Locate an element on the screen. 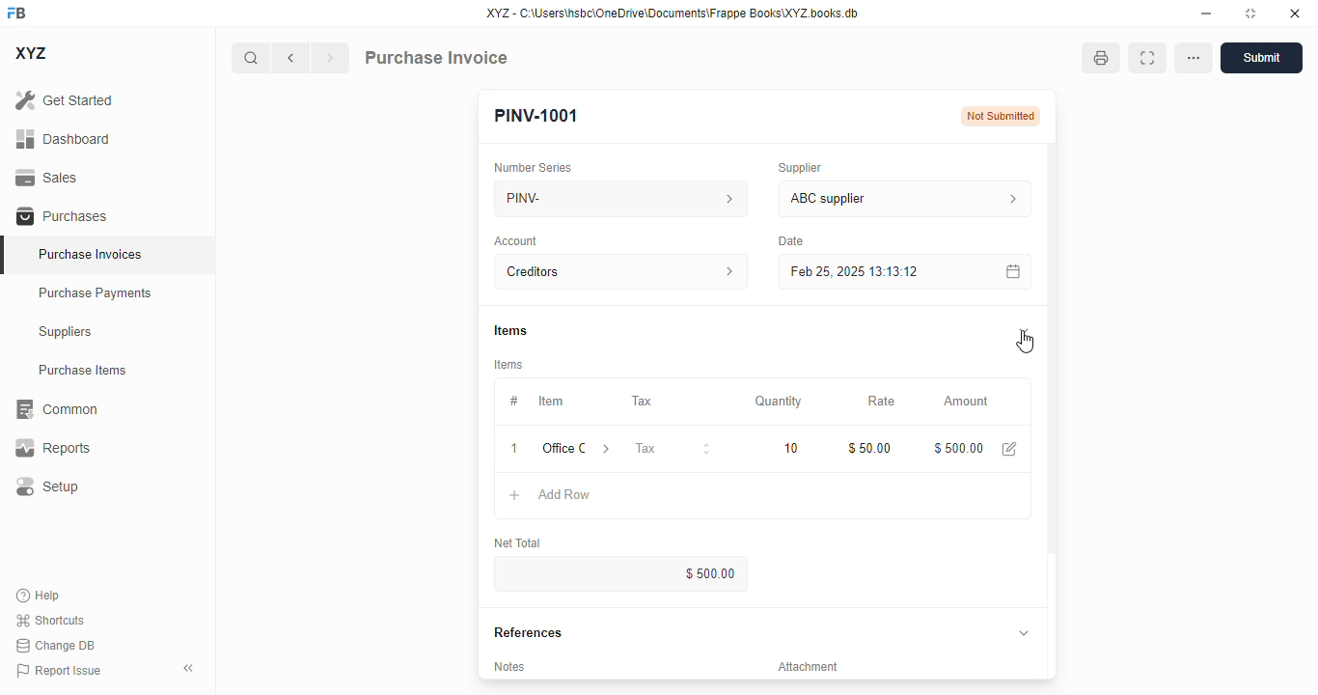  add is located at coordinates (514, 494).